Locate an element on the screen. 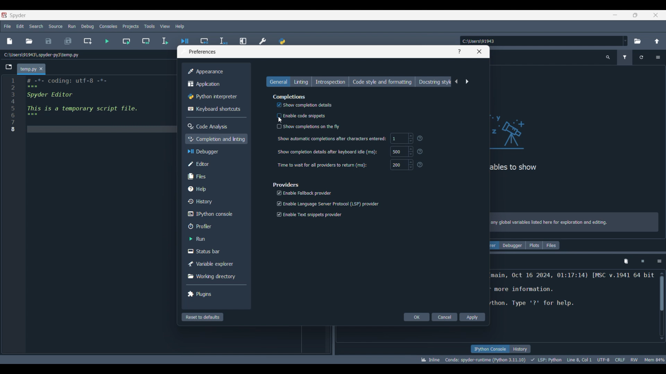 The width and height of the screenshot is (666, 374). Debugger is located at coordinates (512, 245).